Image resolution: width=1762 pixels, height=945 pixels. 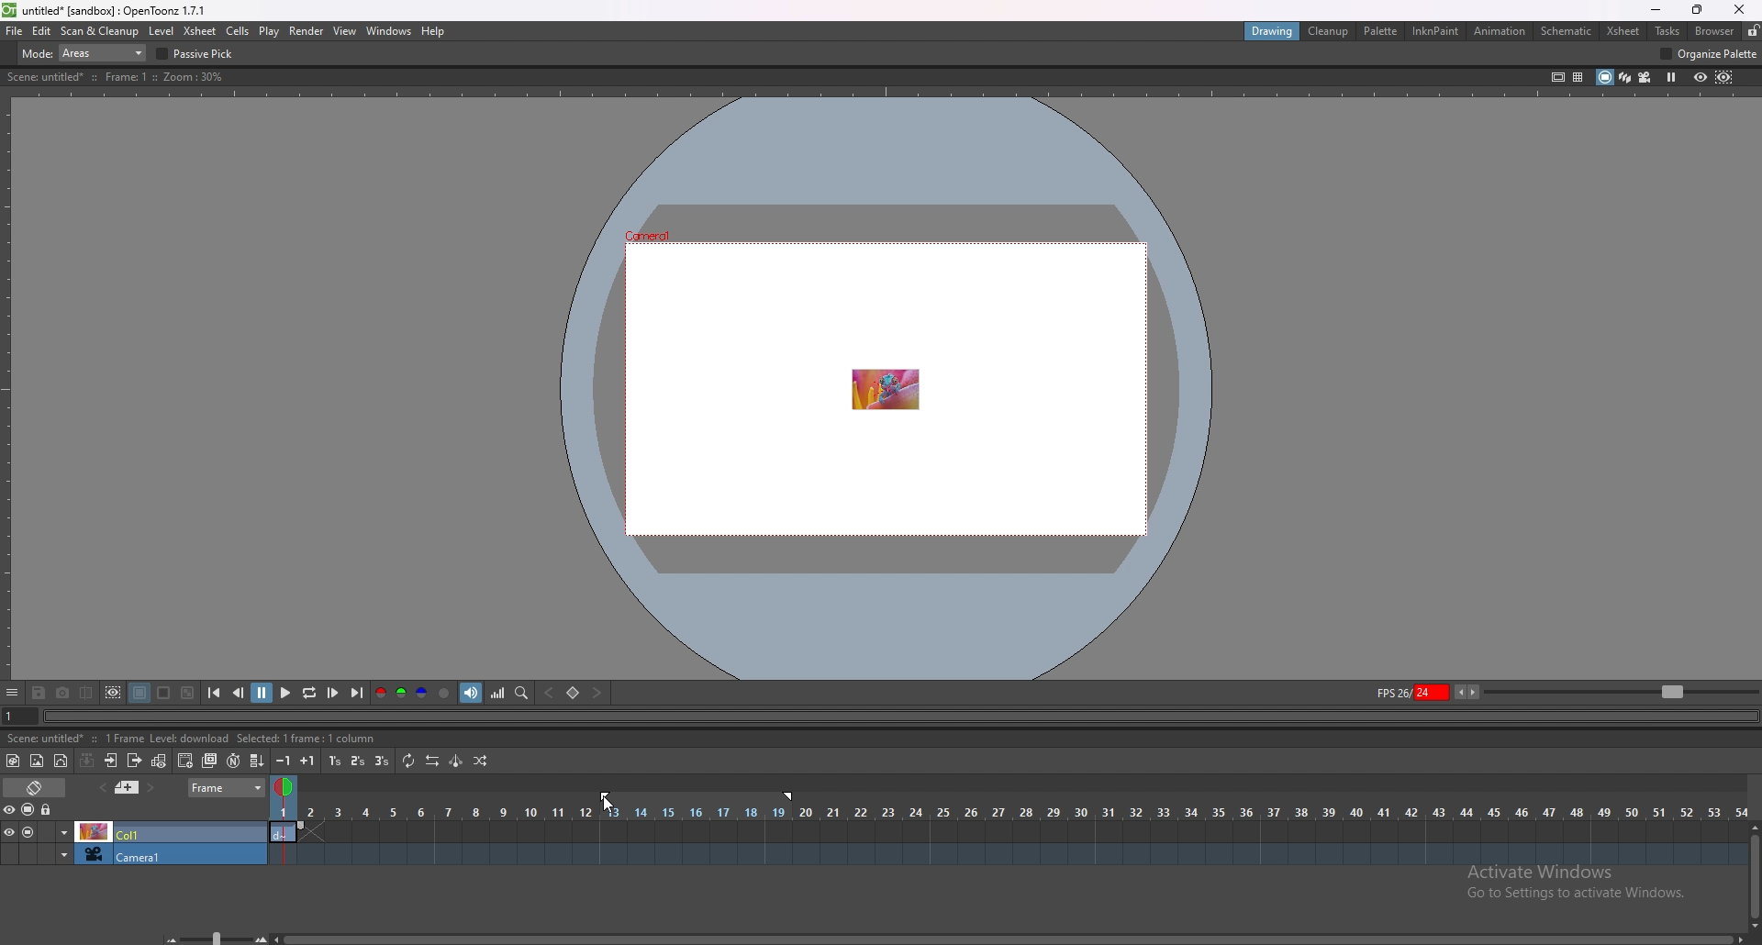 I want to click on cells, so click(x=238, y=30).